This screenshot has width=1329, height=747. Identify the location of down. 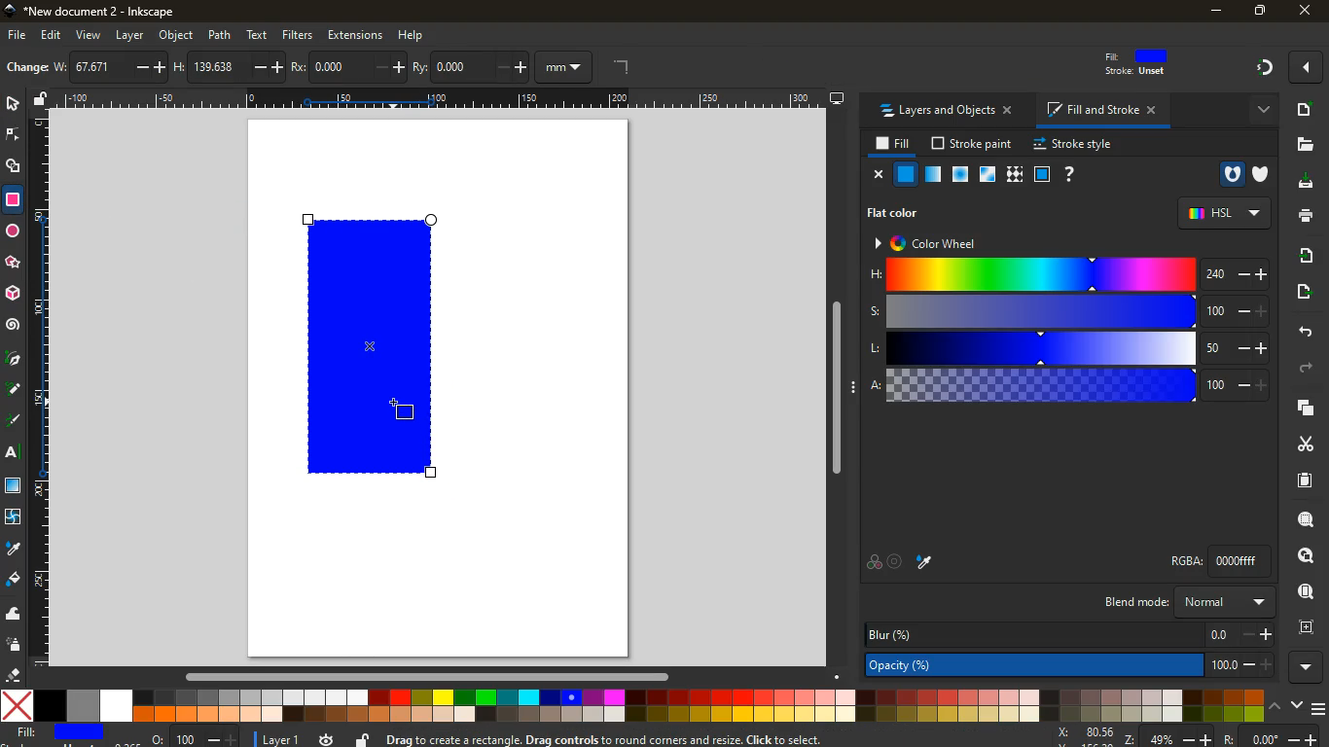
(1296, 706).